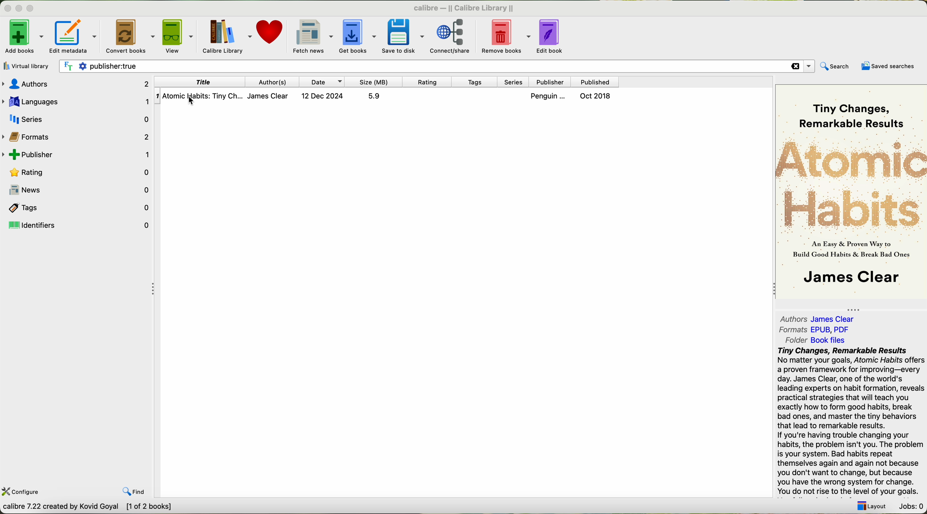 The width and height of the screenshot is (927, 514). What do you see at coordinates (814, 330) in the screenshot?
I see `formats` at bounding box center [814, 330].